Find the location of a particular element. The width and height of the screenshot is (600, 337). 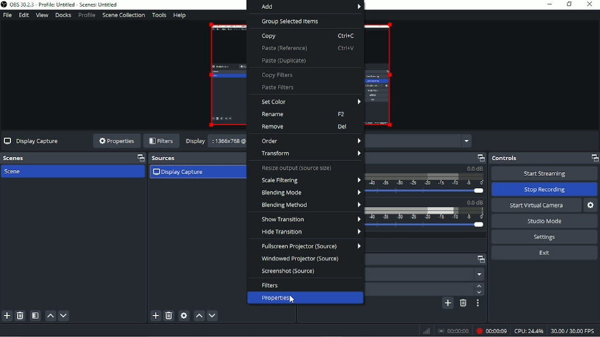

Help is located at coordinates (180, 15).